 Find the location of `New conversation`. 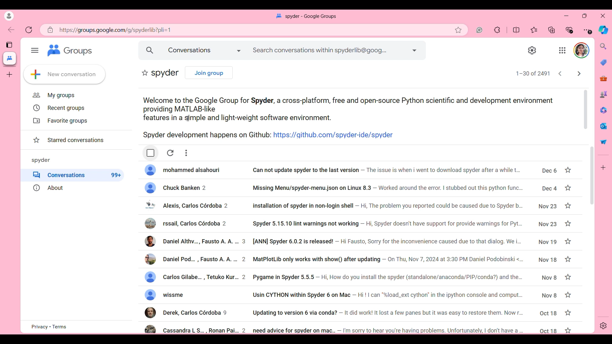

New conversation is located at coordinates (65, 74).